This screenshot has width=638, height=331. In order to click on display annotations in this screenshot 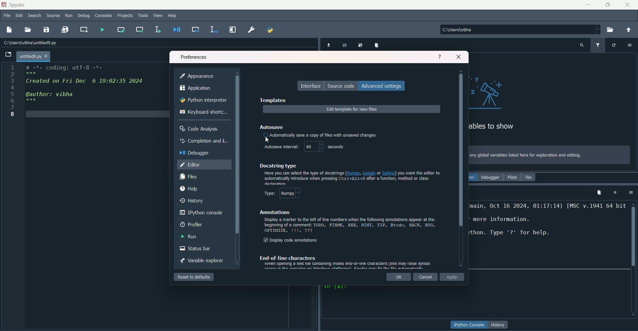, I will do `click(291, 241)`.